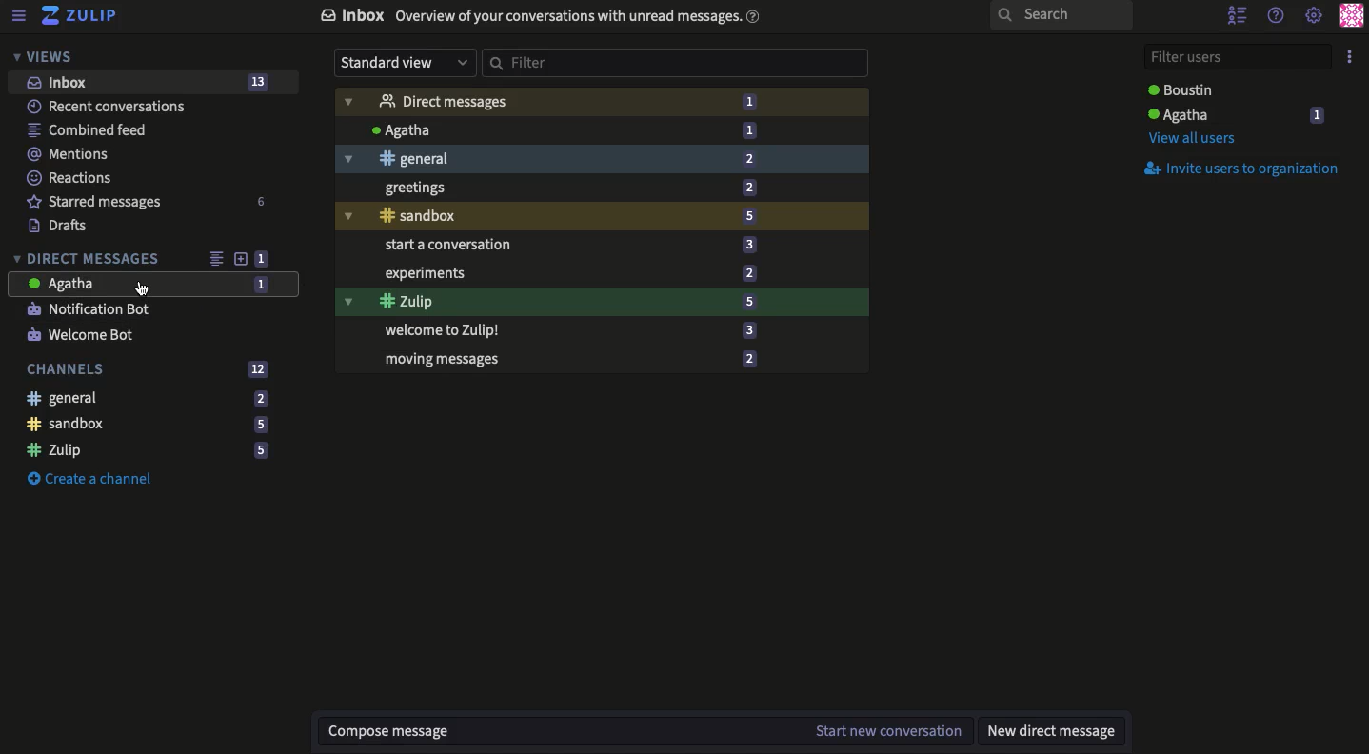 The width and height of the screenshot is (1369, 754). Describe the element at coordinates (142, 289) in the screenshot. I see `cursor` at that location.